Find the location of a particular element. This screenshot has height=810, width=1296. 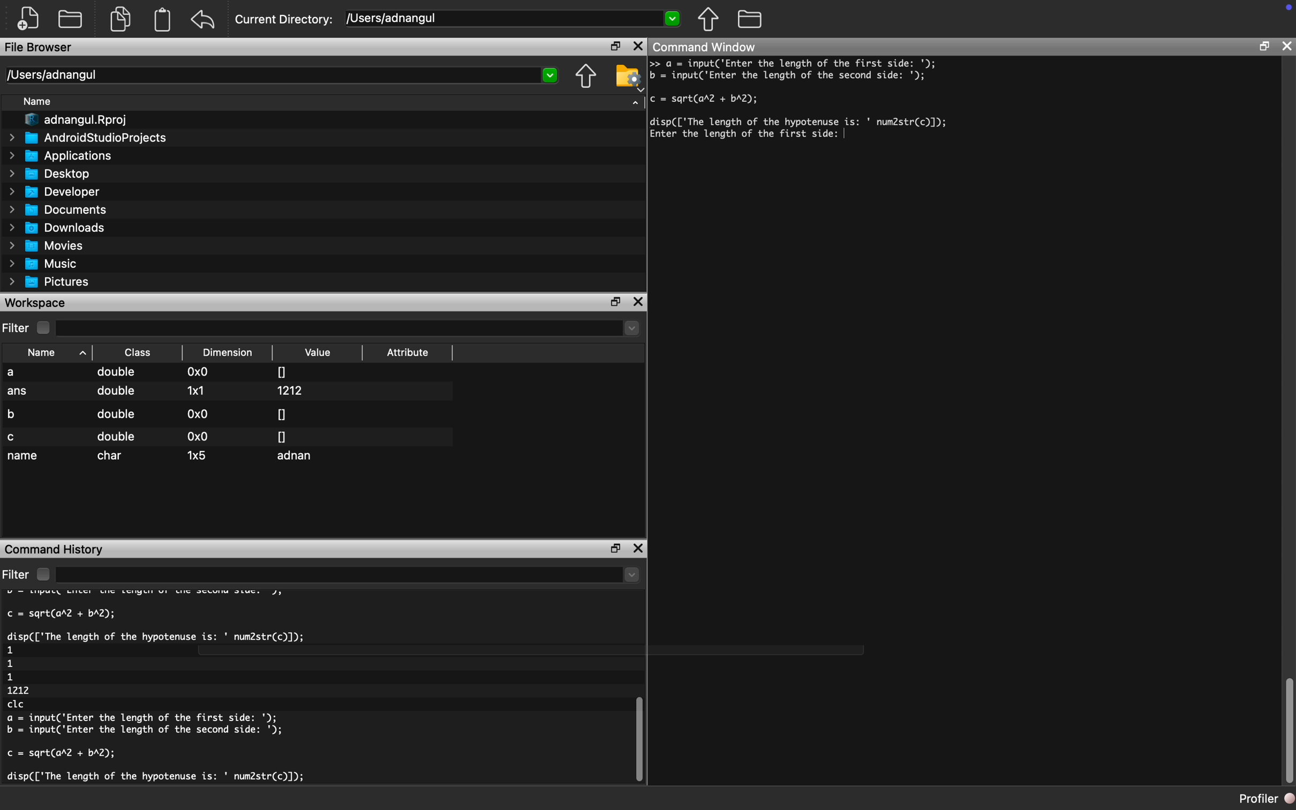

 Applications is located at coordinates (65, 155).